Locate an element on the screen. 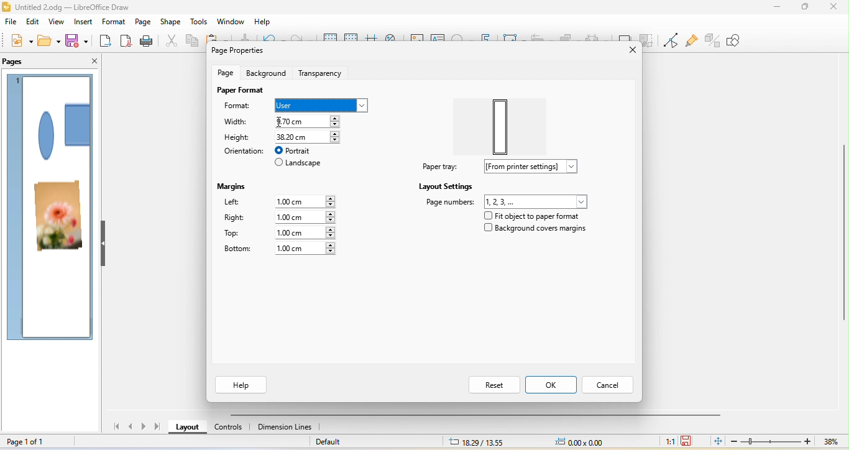  last page is located at coordinates (158, 428).